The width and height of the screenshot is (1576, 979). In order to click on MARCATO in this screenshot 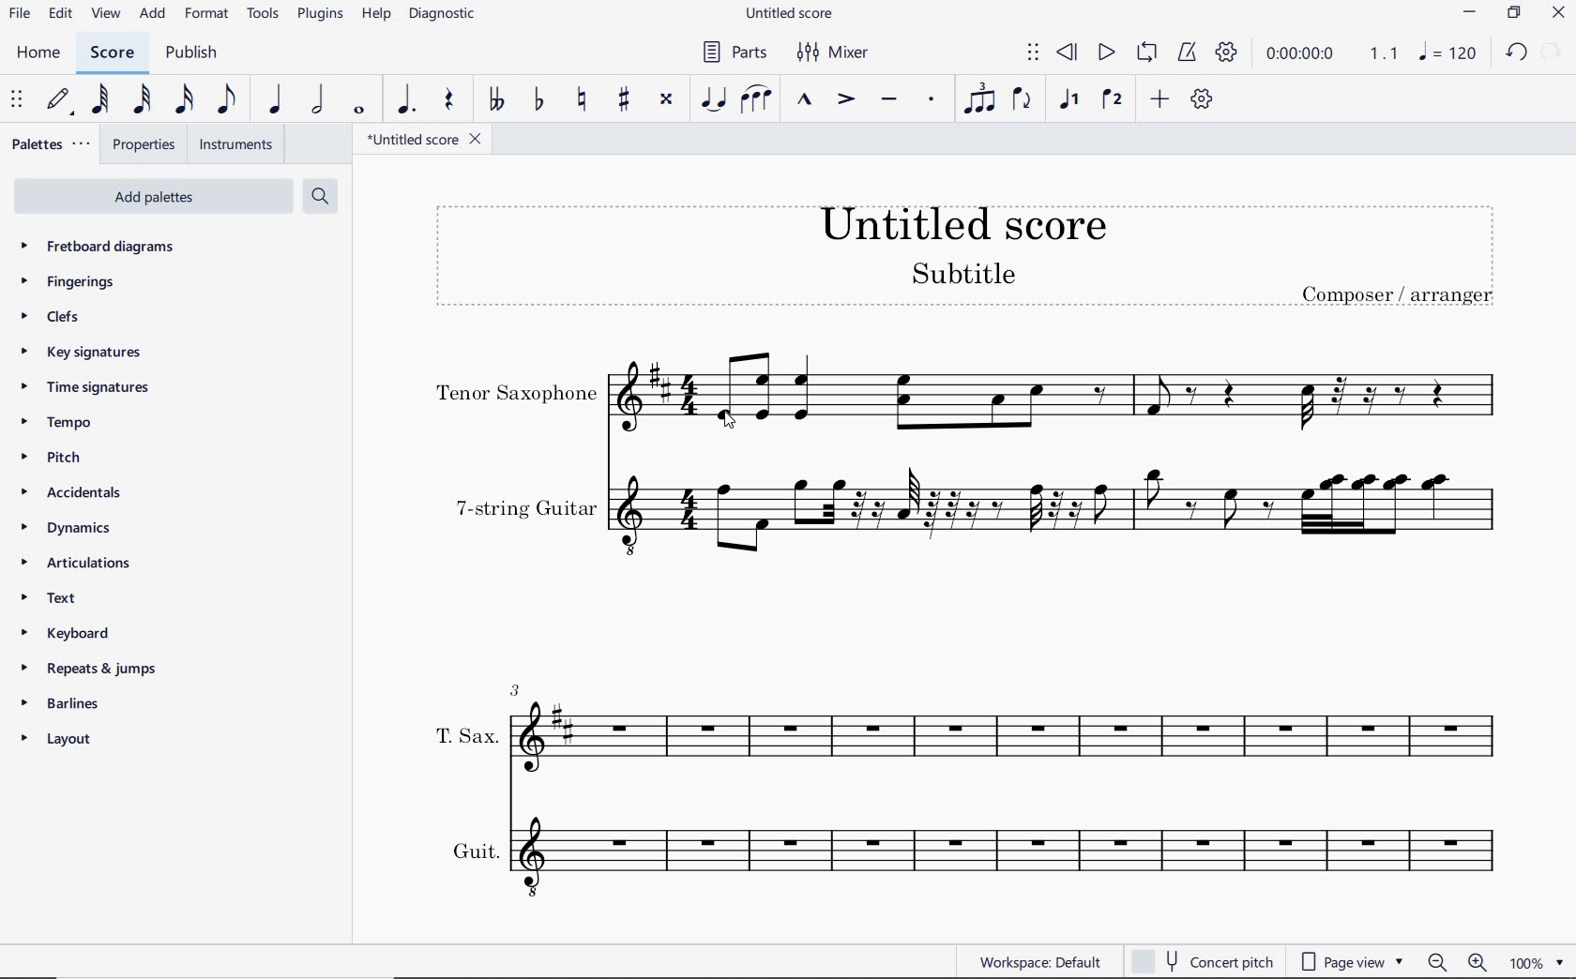, I will do `click(804, 100)`.